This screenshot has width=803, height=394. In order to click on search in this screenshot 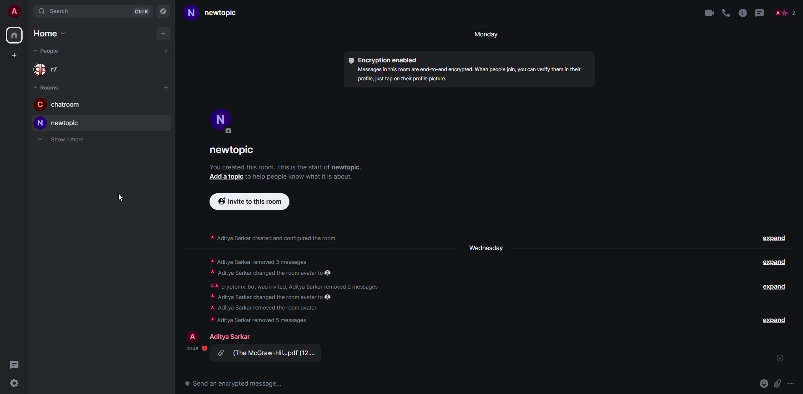, I will do `click(56, 11)`.